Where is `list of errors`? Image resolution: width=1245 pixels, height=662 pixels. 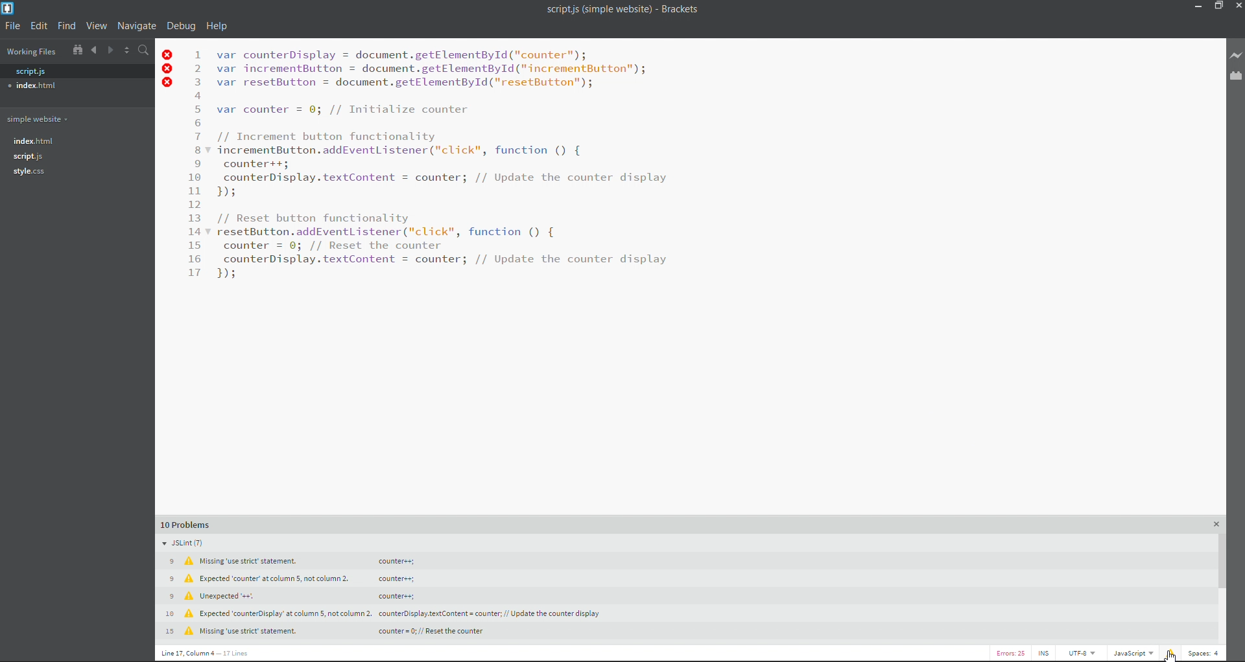 list of errors is located at coordinates (421, 596).